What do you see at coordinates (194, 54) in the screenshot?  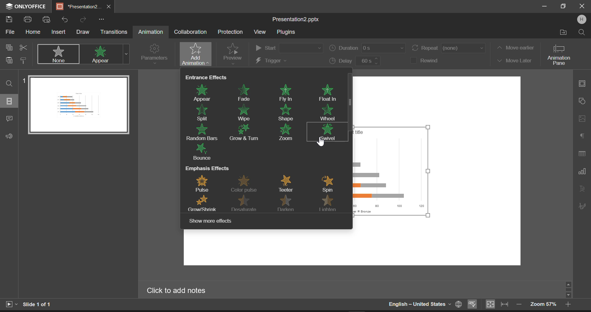 I see `Add Animation` at bounding box center [194, 54].